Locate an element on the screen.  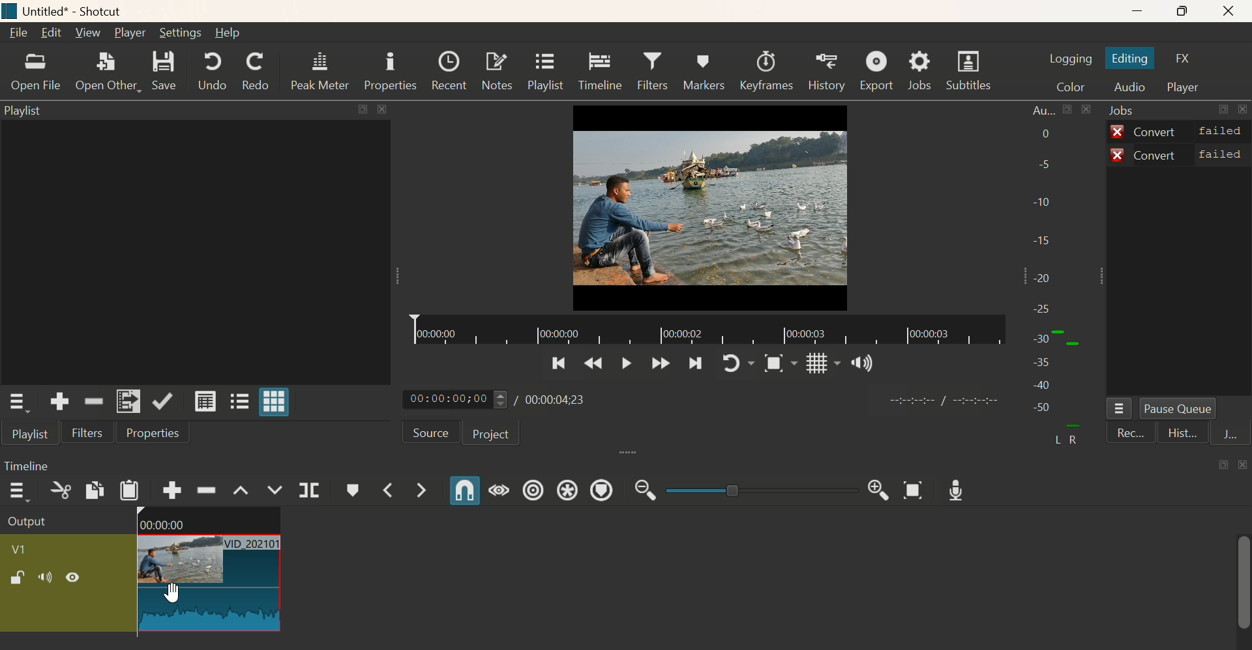
Markers is located at coordinates (703, 70).